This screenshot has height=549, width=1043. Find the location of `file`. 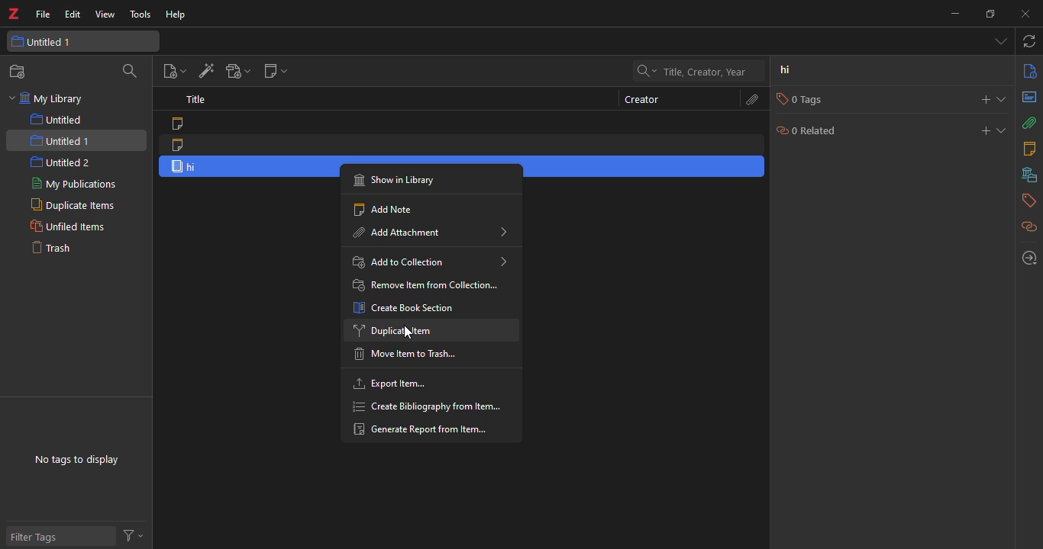

file is located at coordinates (42, 14).